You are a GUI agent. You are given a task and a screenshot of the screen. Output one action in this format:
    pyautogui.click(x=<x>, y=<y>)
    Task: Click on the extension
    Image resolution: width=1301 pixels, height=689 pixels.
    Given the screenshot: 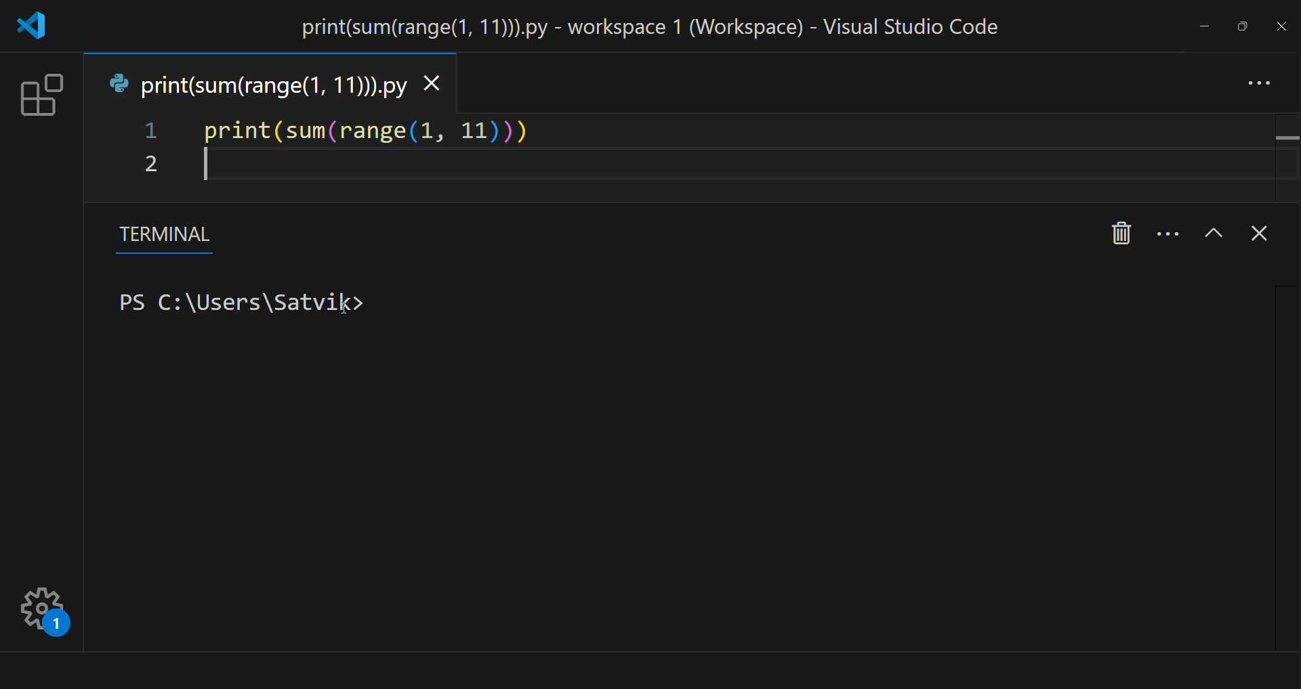 What is the action you would take?
    pyautogui.click(x=37, y=97)
    